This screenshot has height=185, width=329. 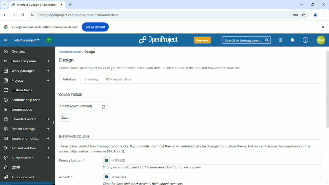 What do you see at coordinates (89, 51) in the screenshot?
I see `Design` at bounding box center [89, 51].